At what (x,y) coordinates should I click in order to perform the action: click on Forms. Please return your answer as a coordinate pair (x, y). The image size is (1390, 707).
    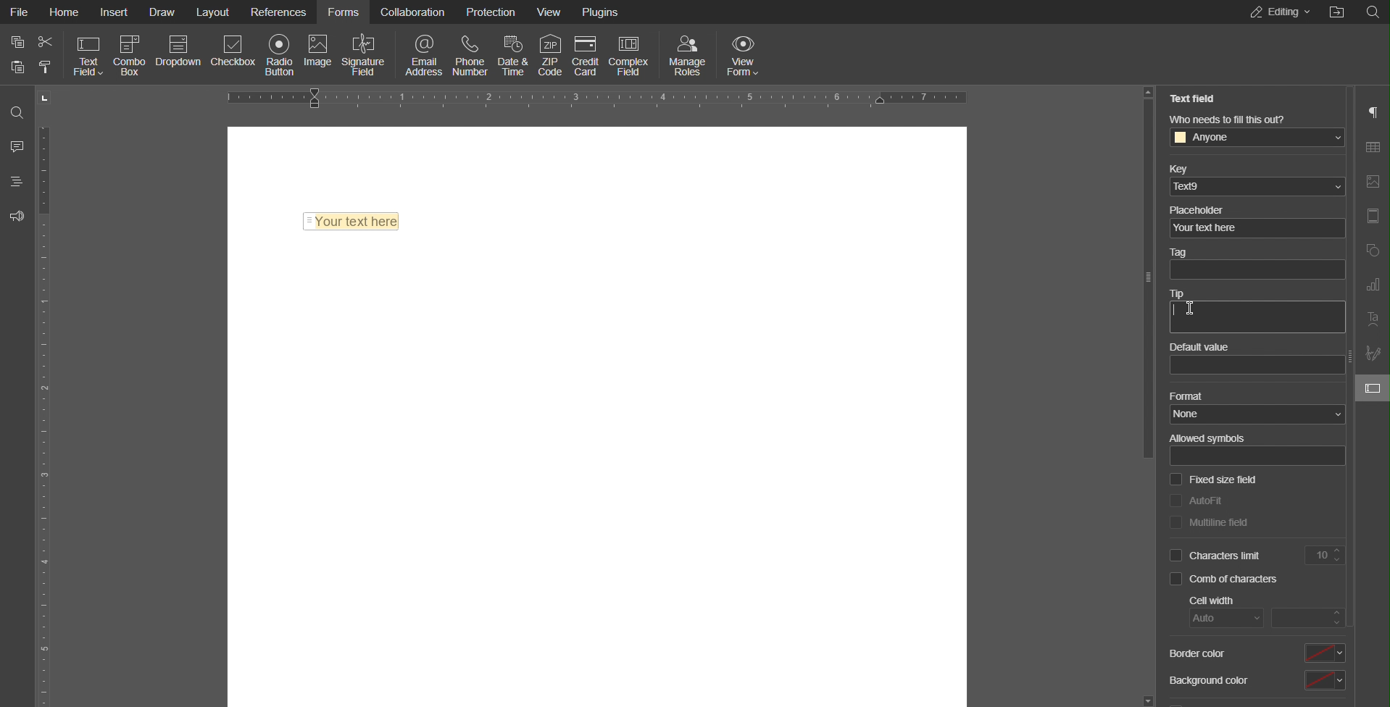
    Looking at the image, I should click on (342, 12).